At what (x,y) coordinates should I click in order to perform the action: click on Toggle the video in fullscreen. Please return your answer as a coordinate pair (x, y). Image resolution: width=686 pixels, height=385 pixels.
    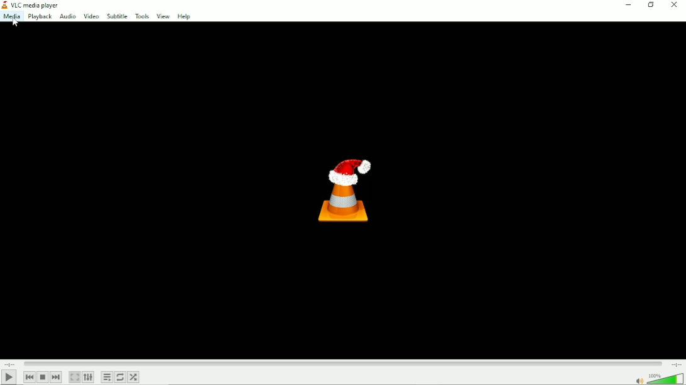
    Looking at the image, I should click on (73, 378).